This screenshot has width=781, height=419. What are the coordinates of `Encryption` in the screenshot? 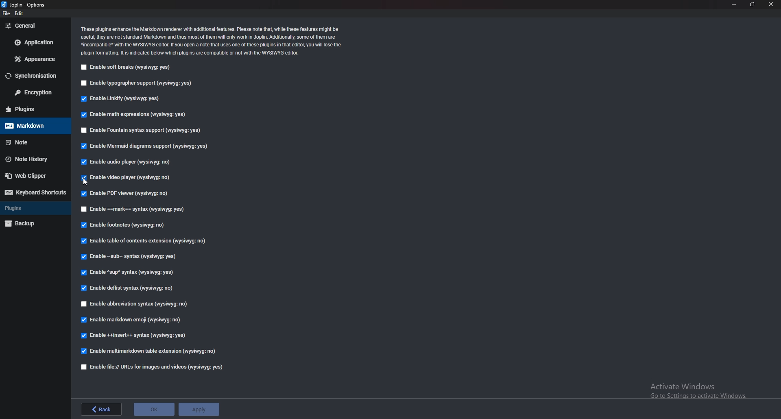 It's located at (35, 92).